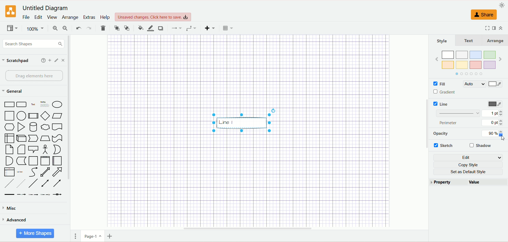 The image size is (508, 242). What do you see at coordinates (469, 63) in the screenshot?
I see `Colors` at bounding box center [469, 63].